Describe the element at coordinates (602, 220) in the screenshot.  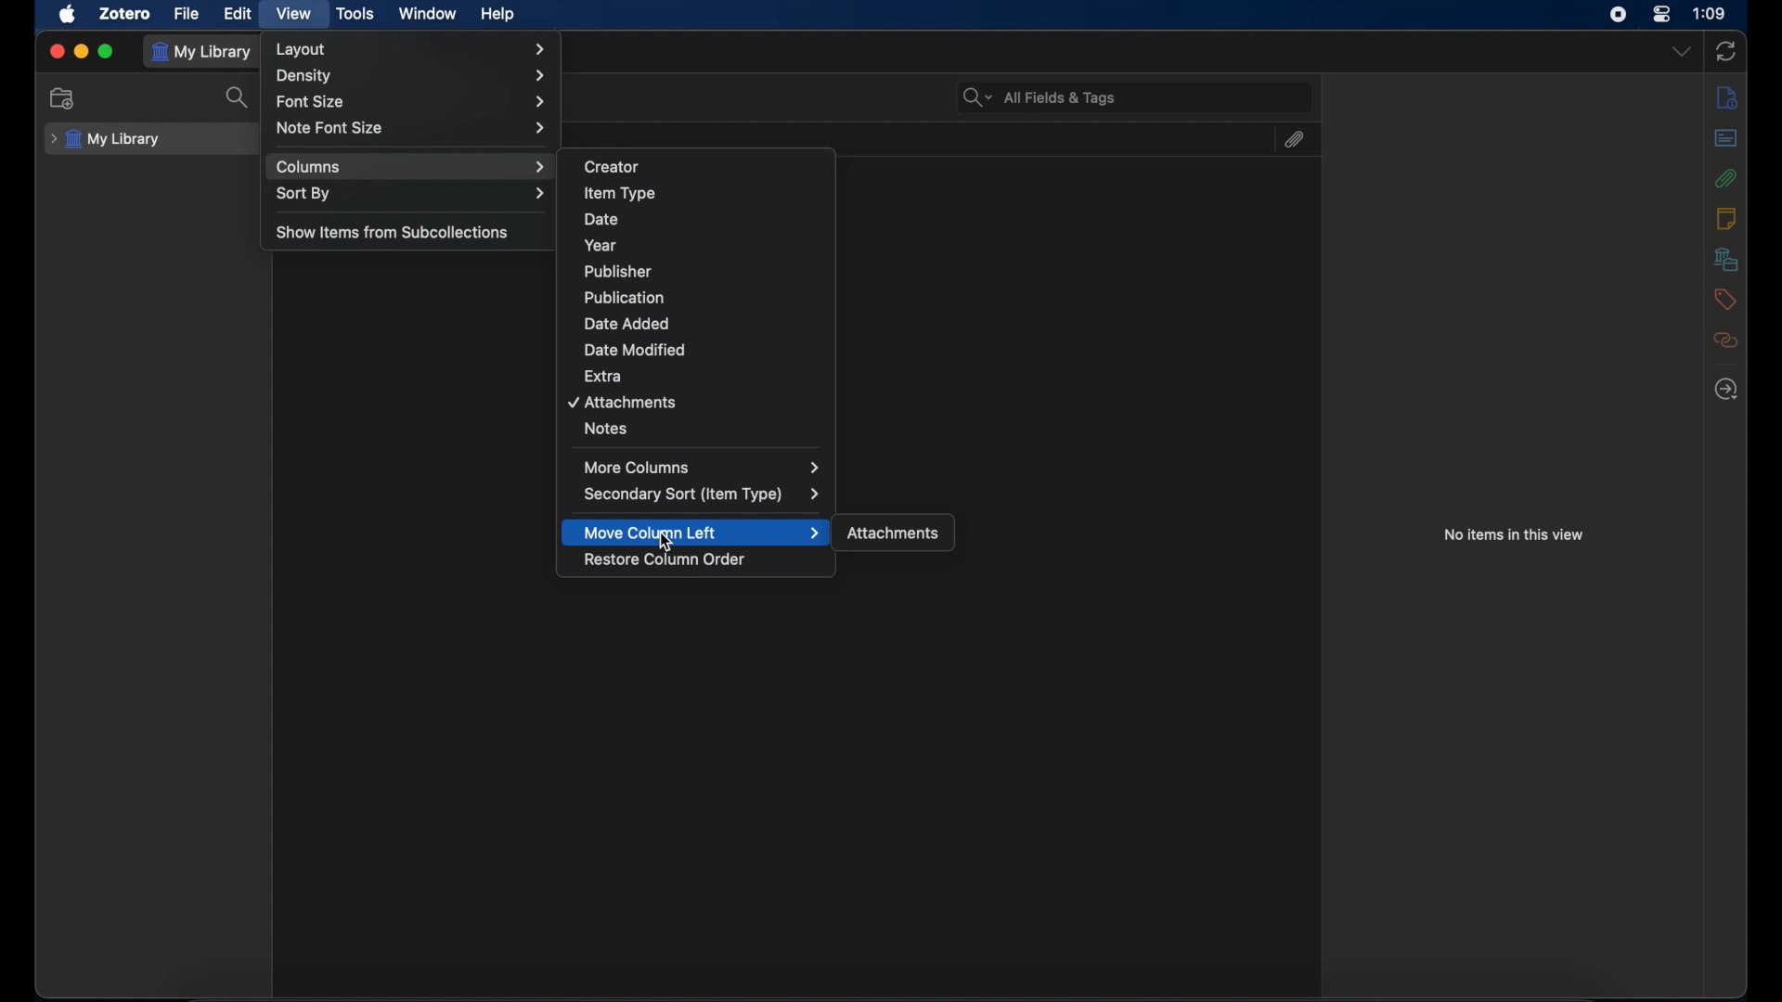
I see `date` at that location.